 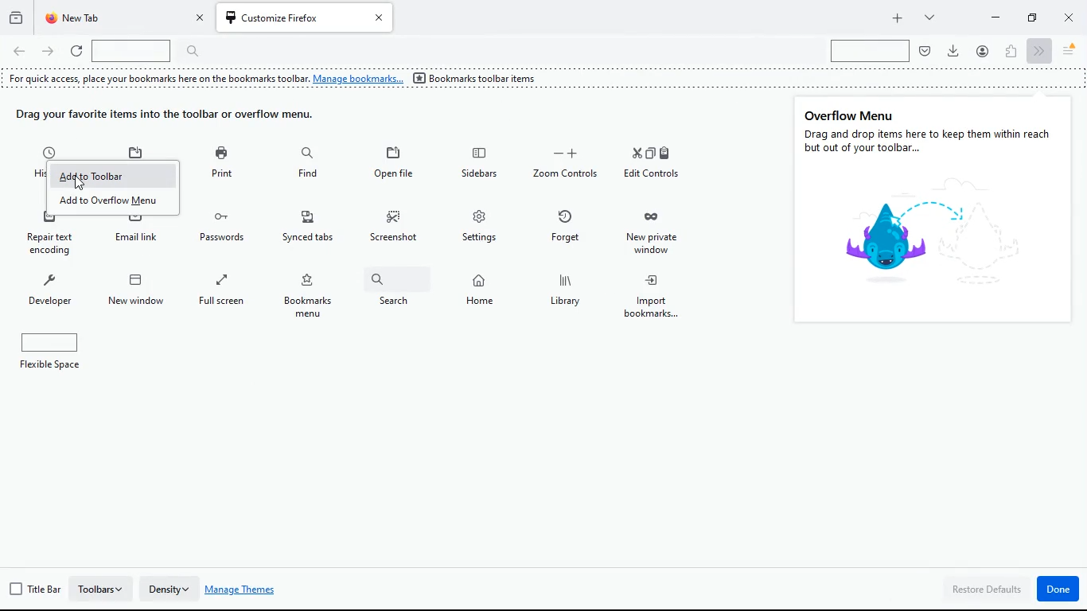 I want to click on next, so click(x=1038, y=50).